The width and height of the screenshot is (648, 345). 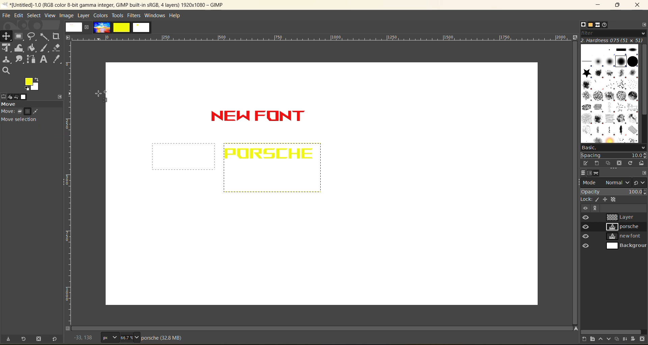 I want to click on cursor, so click(x=102, y=98).